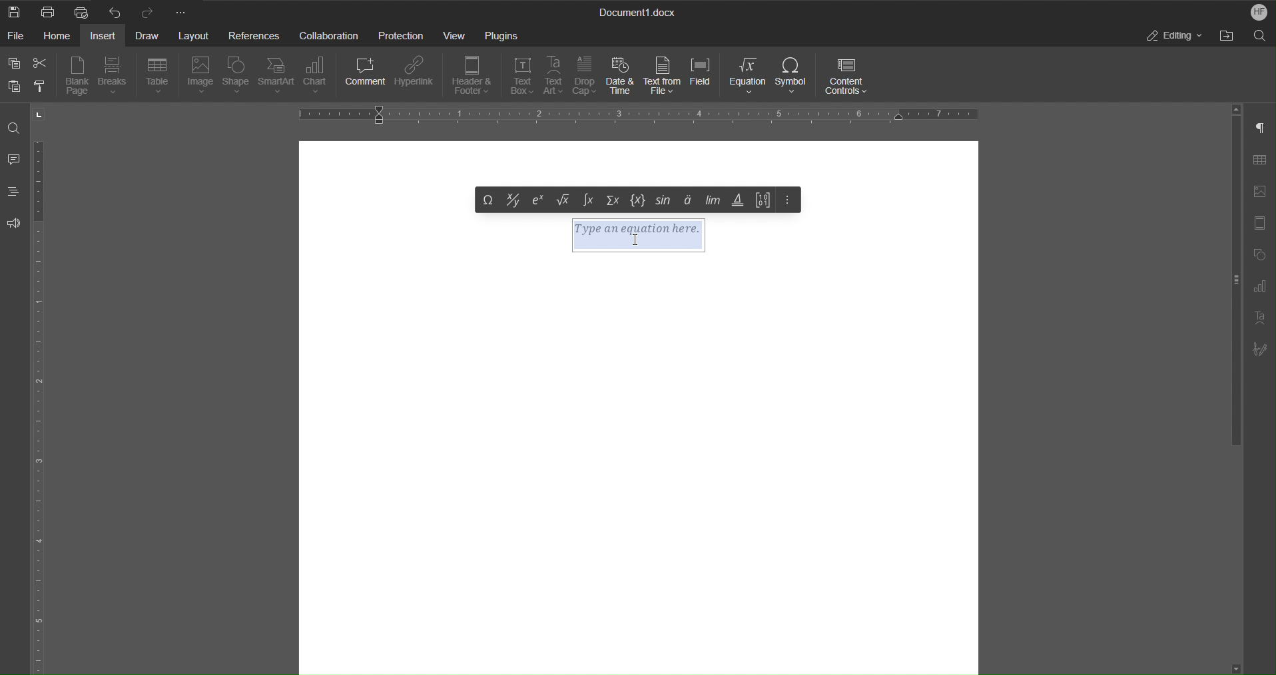 The image size is (1276, 675). Describe the element at coordinates (364, 77) in the screenshot. I see `Comment` at that location.